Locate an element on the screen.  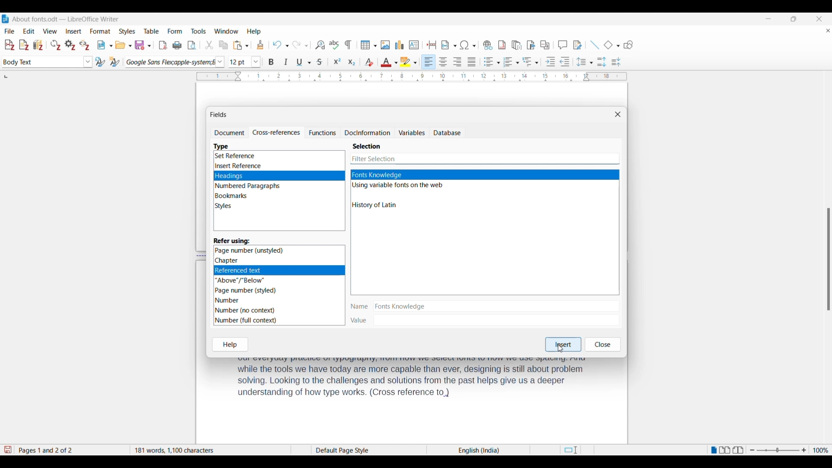
Current paragraph selection is located at coordinates (42, 62).